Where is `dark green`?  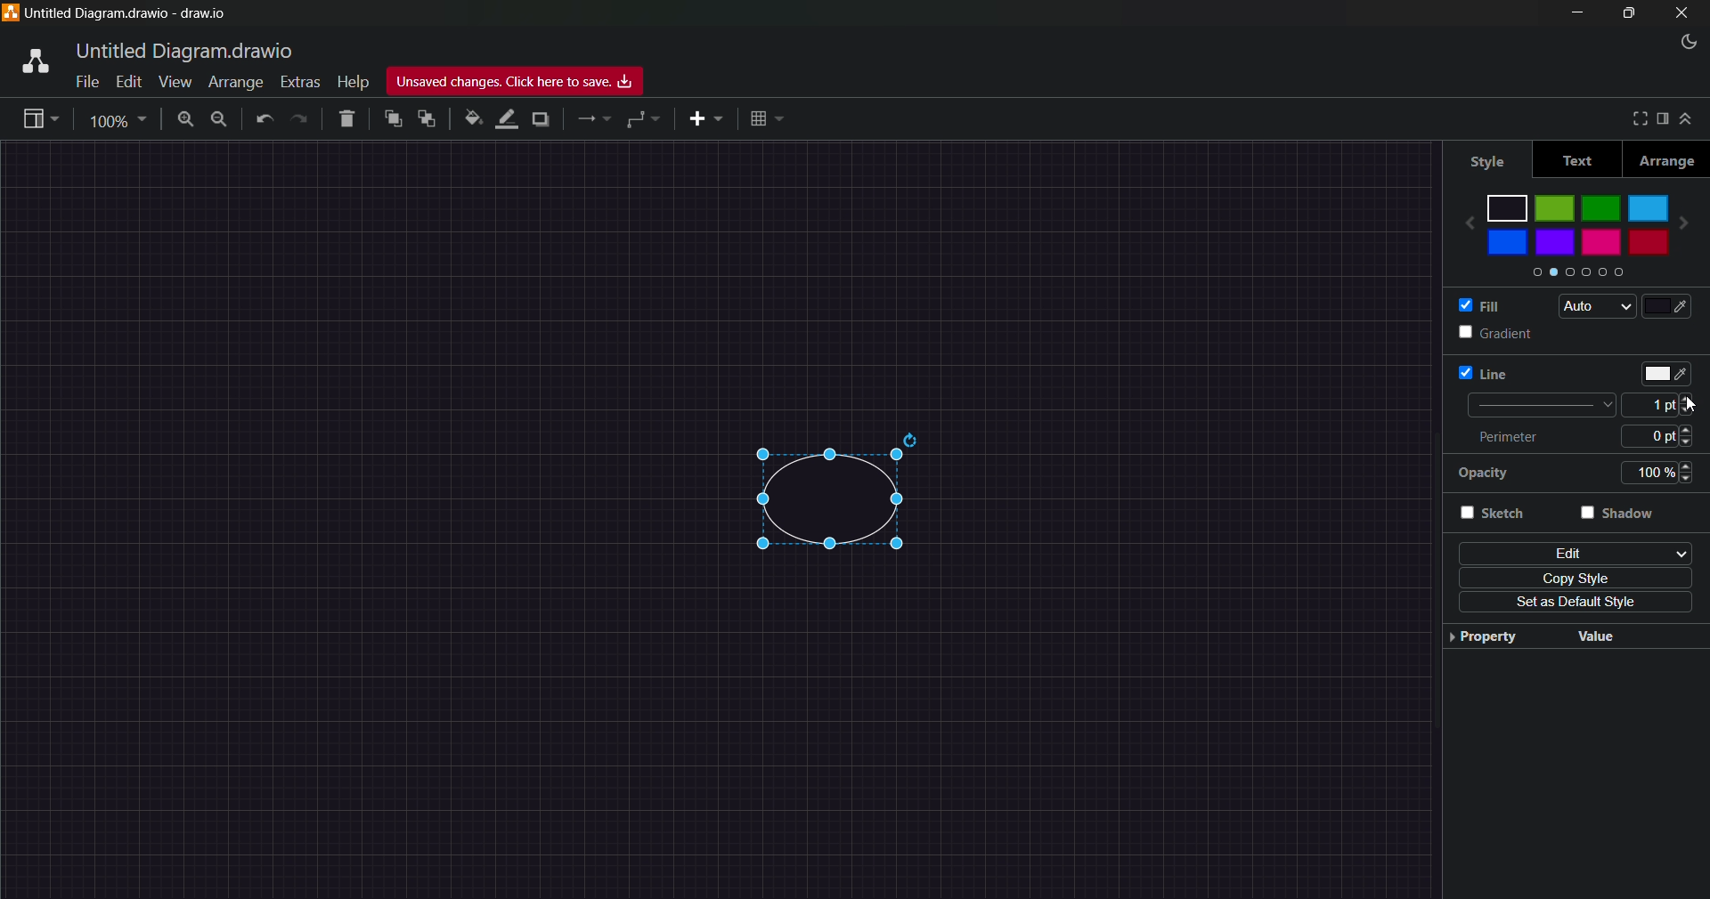
dark green is located at coordinates (1601, 207).